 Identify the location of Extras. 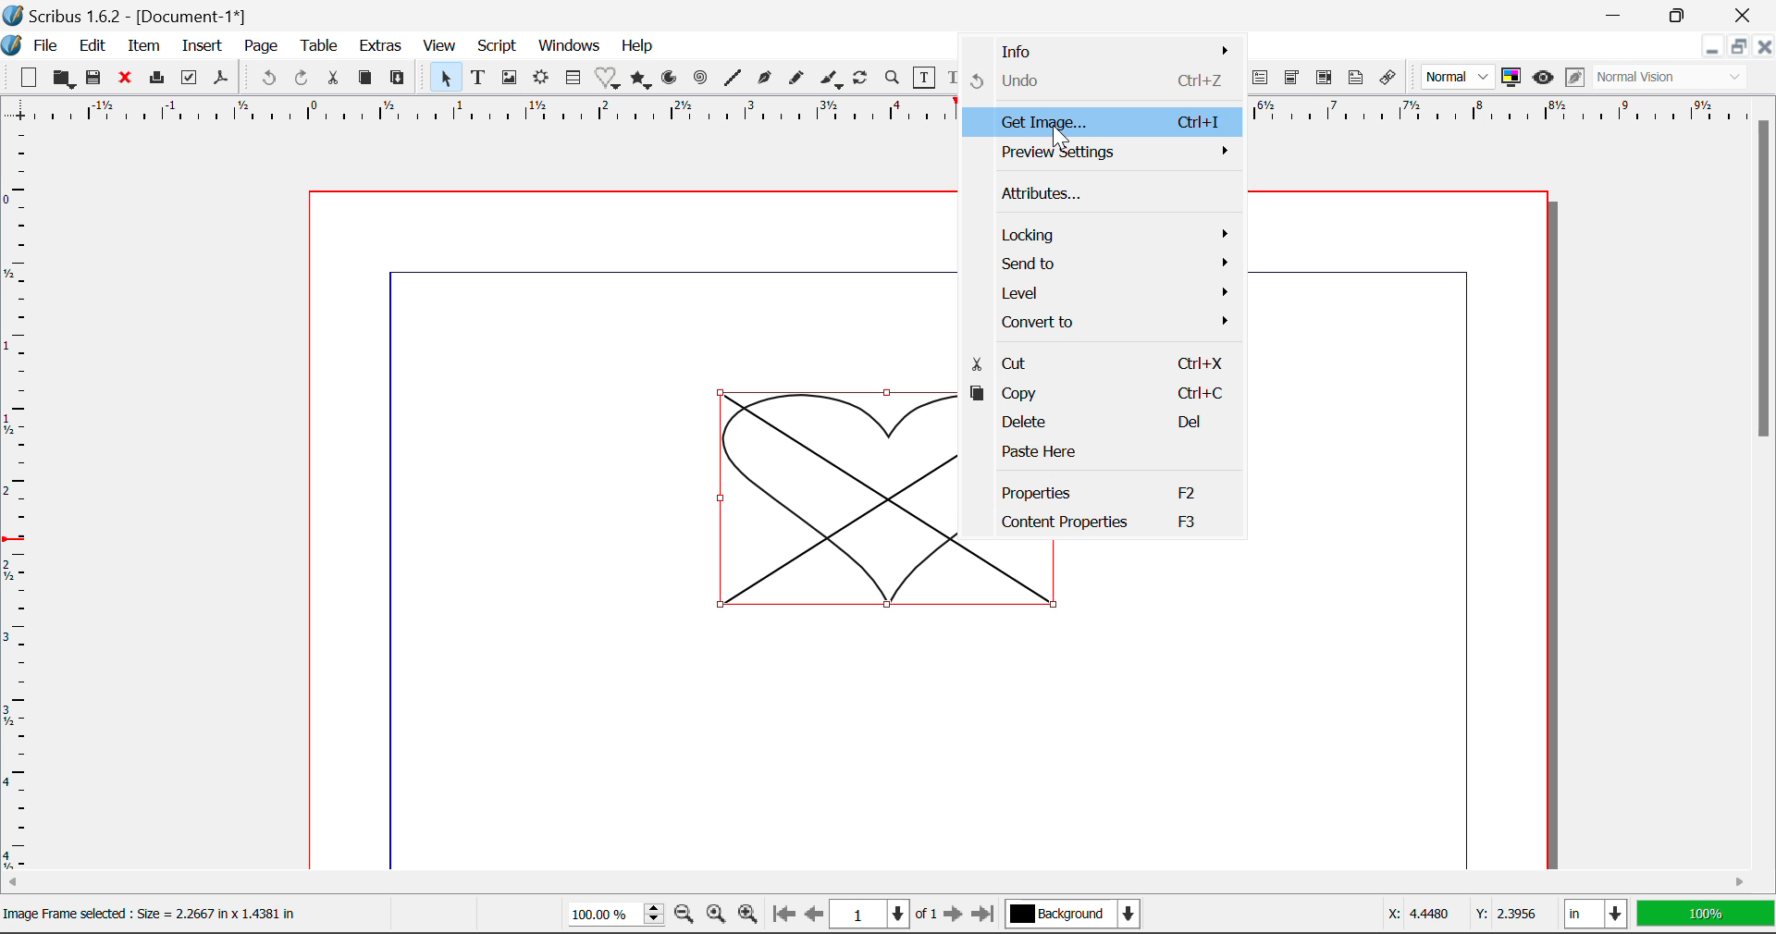
(384, 47).